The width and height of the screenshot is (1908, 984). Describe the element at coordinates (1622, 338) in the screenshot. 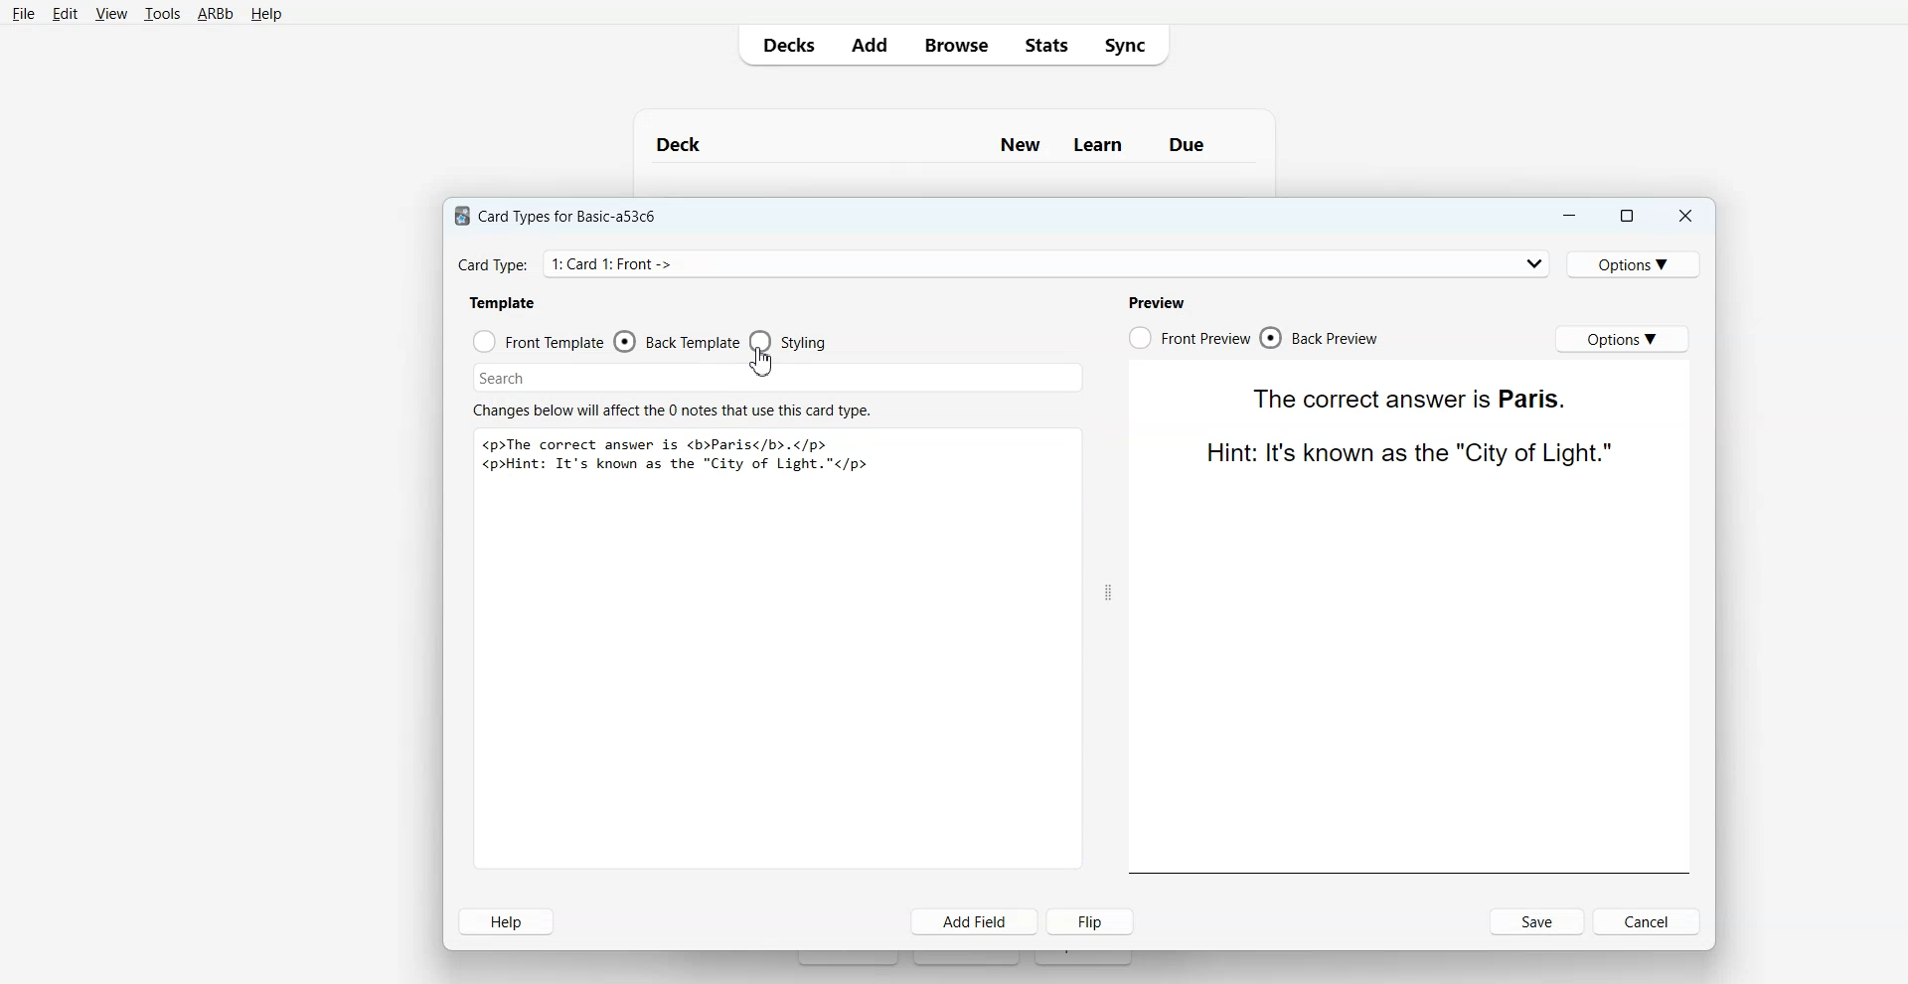

I see `Options` at that location.